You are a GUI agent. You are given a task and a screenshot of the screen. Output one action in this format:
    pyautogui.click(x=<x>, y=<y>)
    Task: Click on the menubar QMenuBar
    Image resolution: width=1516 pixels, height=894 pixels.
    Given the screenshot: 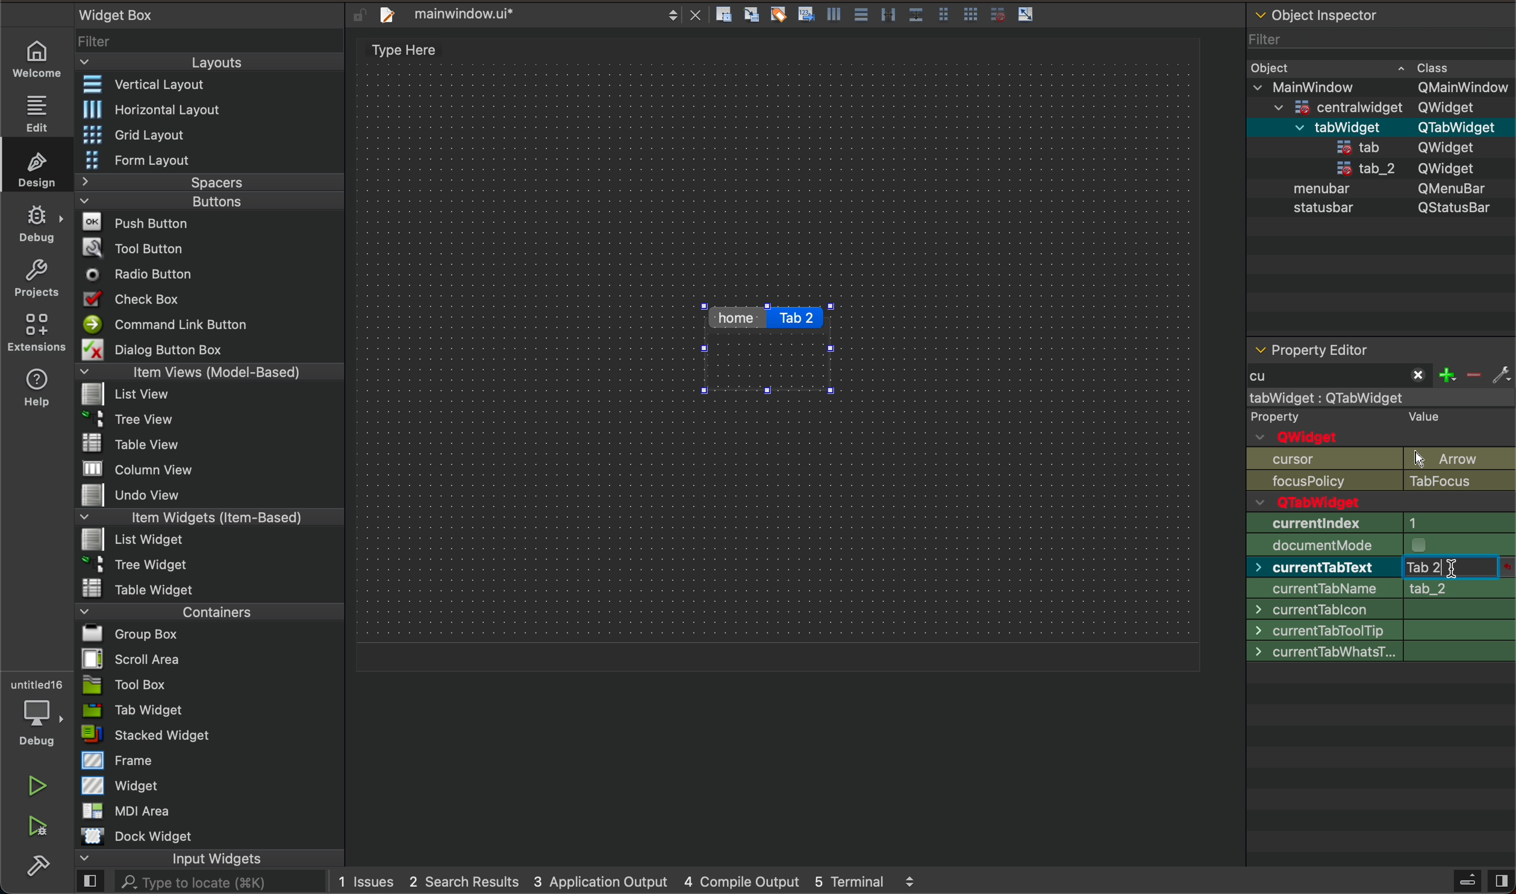 What is the action you would take?
    pyautogui.click(x=1378, y=126)
    